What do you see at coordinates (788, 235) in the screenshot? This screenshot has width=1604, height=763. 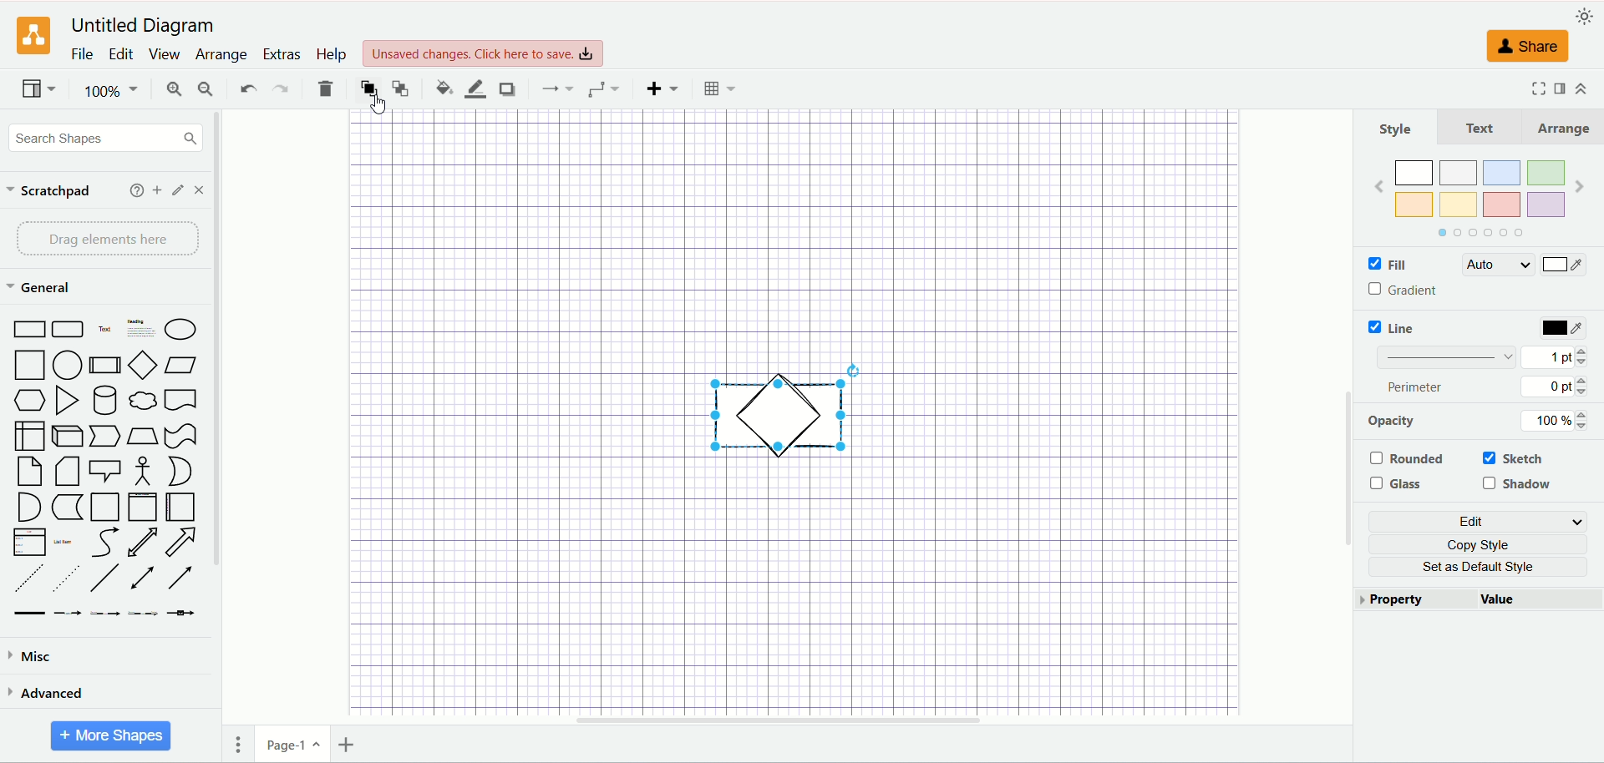 I see `canvas` at bounding box center [788, 235].